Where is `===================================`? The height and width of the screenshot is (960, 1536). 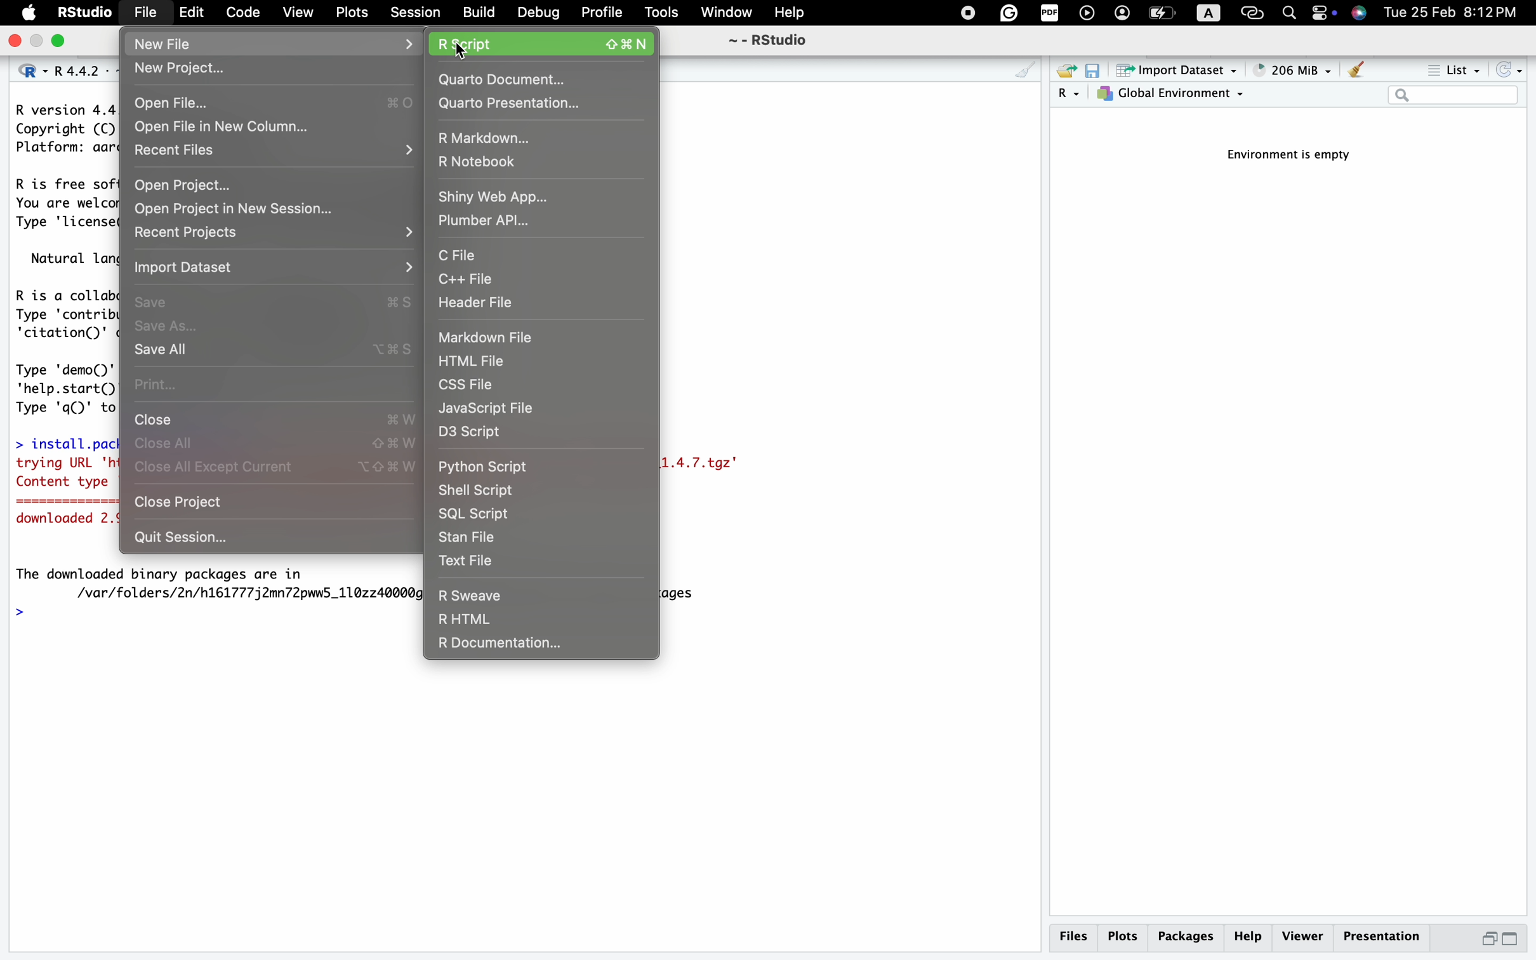 =================================== is located at coordinates (59, 503).